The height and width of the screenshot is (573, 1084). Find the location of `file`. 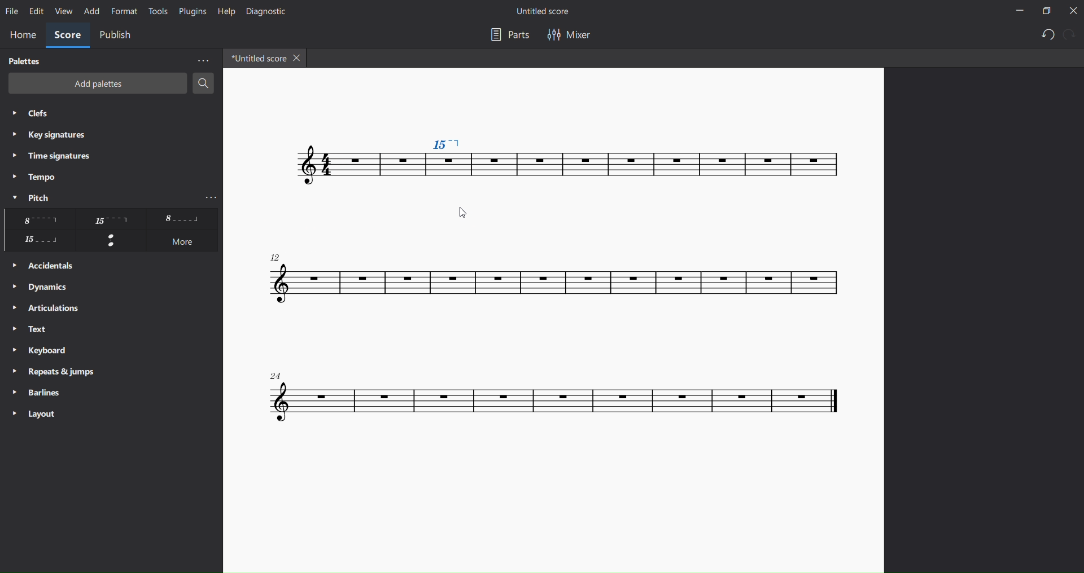

file is located at coordinates (13, 10).